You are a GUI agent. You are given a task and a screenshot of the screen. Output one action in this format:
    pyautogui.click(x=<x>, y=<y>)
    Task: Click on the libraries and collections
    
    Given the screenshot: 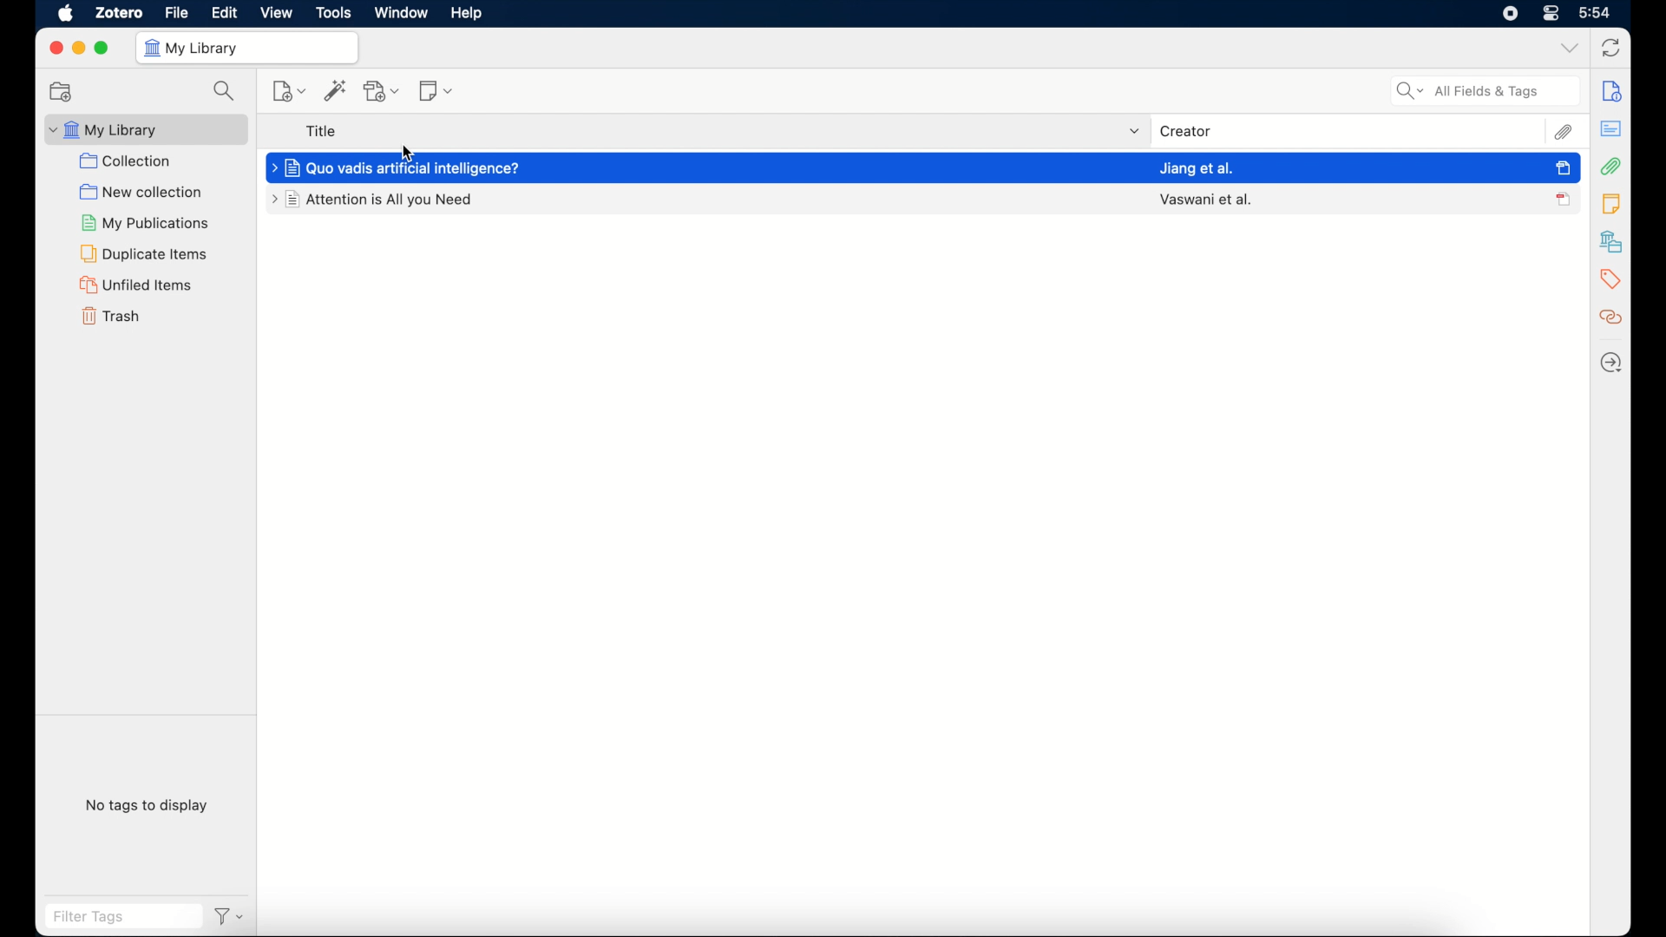 What is the action you would take?
    pyautogui.click(x=1613, y=241)
    